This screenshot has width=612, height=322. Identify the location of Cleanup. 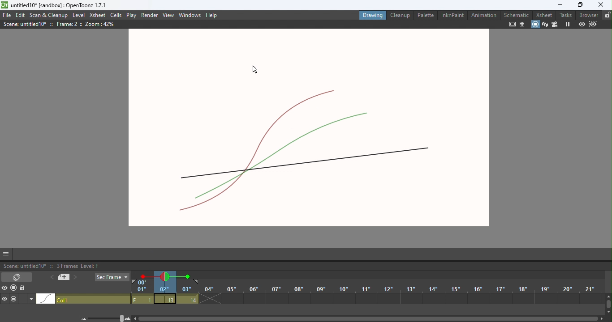
(401, 15).